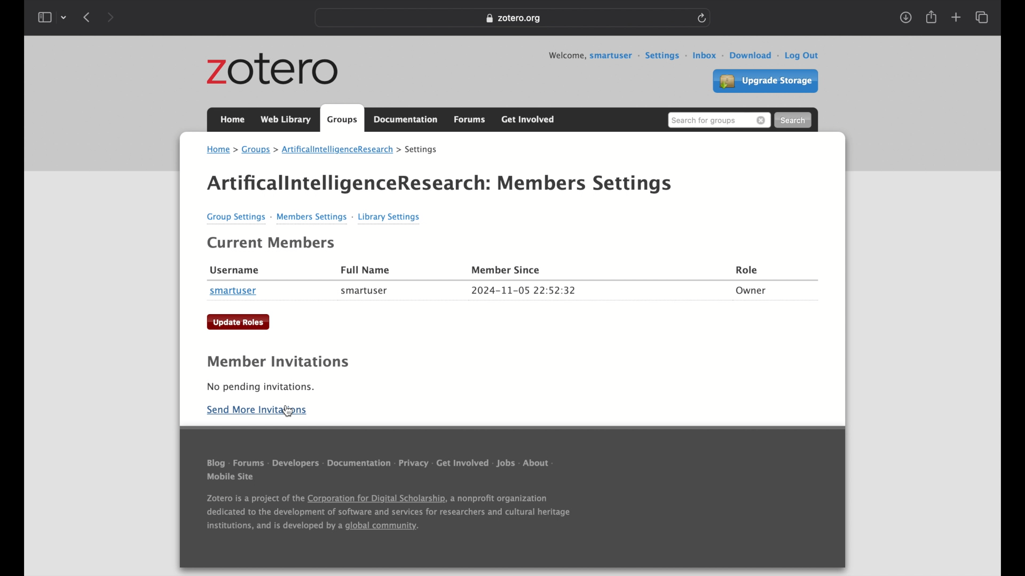 This screenshot has width=1025, height=576. What do you see at coordinates (794, 120) in the screenshot?
I see `search` at bounding box center [794, 120].